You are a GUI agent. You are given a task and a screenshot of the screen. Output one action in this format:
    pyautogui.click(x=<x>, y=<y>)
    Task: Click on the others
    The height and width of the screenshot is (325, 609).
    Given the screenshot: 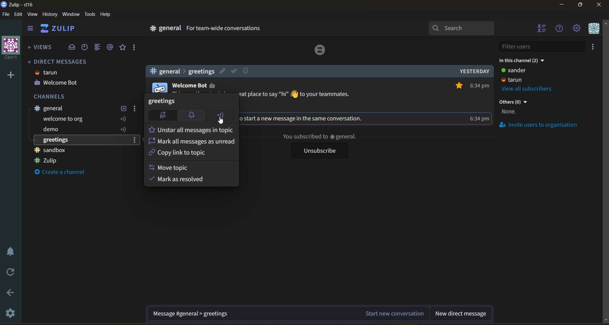 What is the action you would take?
    pyautogui.click(x=514, y=108)
    